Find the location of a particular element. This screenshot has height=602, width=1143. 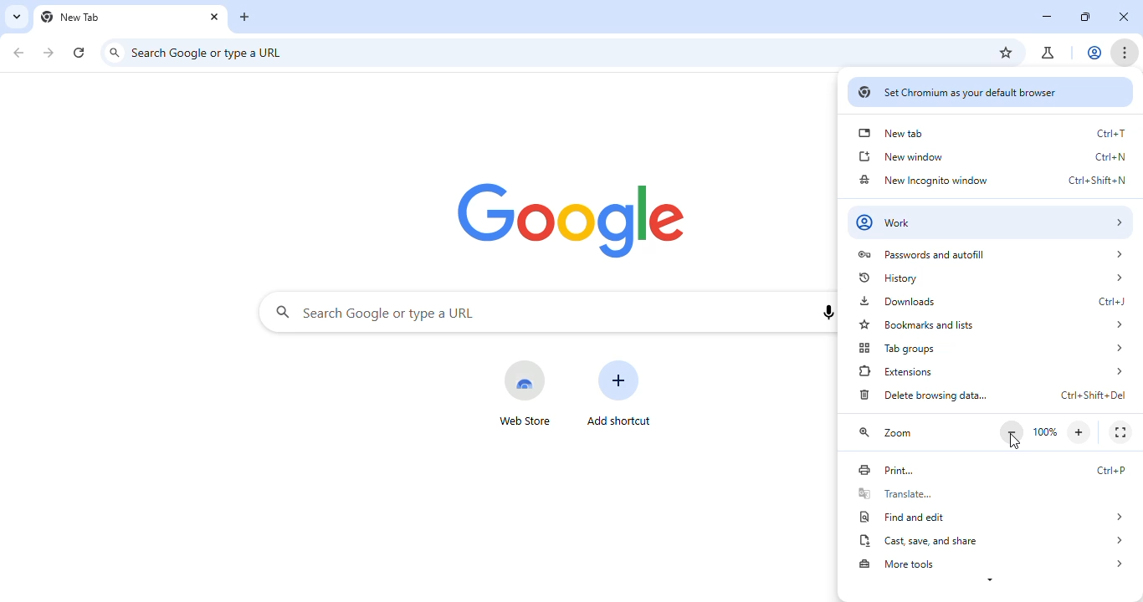

close is located at coordinates (214, 17).